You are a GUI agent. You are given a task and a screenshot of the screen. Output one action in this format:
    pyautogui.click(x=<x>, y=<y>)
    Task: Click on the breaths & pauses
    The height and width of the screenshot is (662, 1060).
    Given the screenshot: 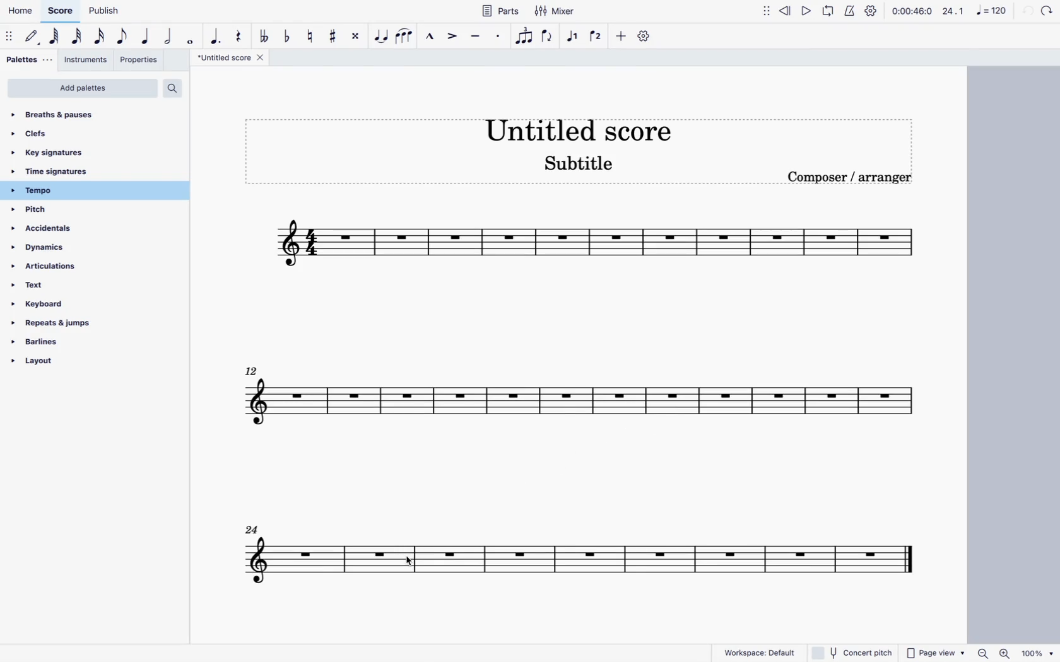 What is the action you would take?
    pyautogui.click(x=61, y=115)
    